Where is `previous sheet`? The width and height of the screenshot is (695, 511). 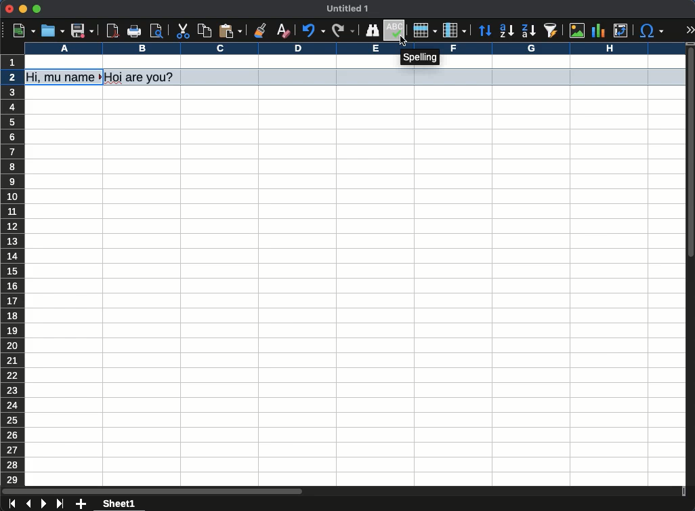
previous sheet is located at coordinates (30, 504).